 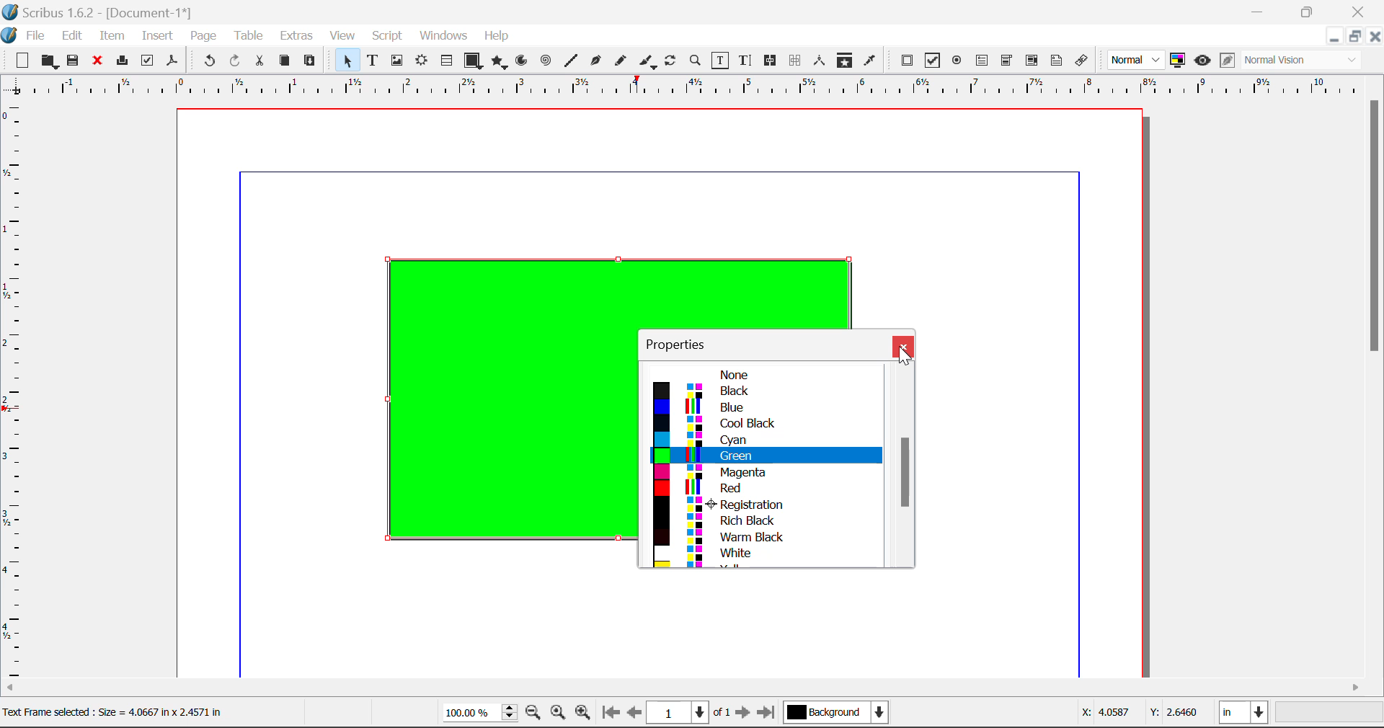 I want to click on Scroll Bar, so click(x=693, y=688).